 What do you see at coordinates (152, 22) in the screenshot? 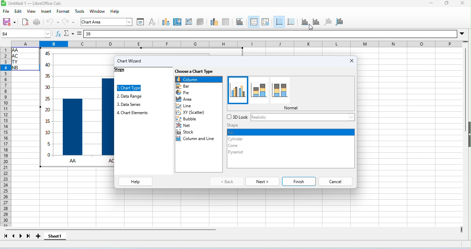
I see `character` at bounding box center [152, 22].